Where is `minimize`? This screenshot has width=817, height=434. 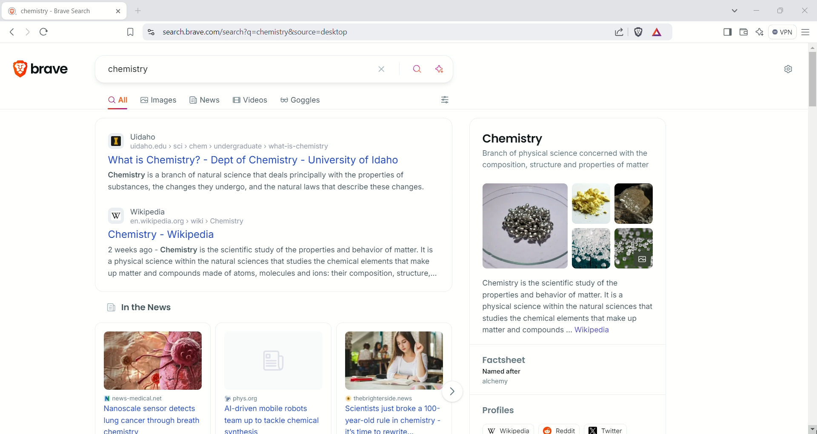 minimize is located at coordinates (757, 11).